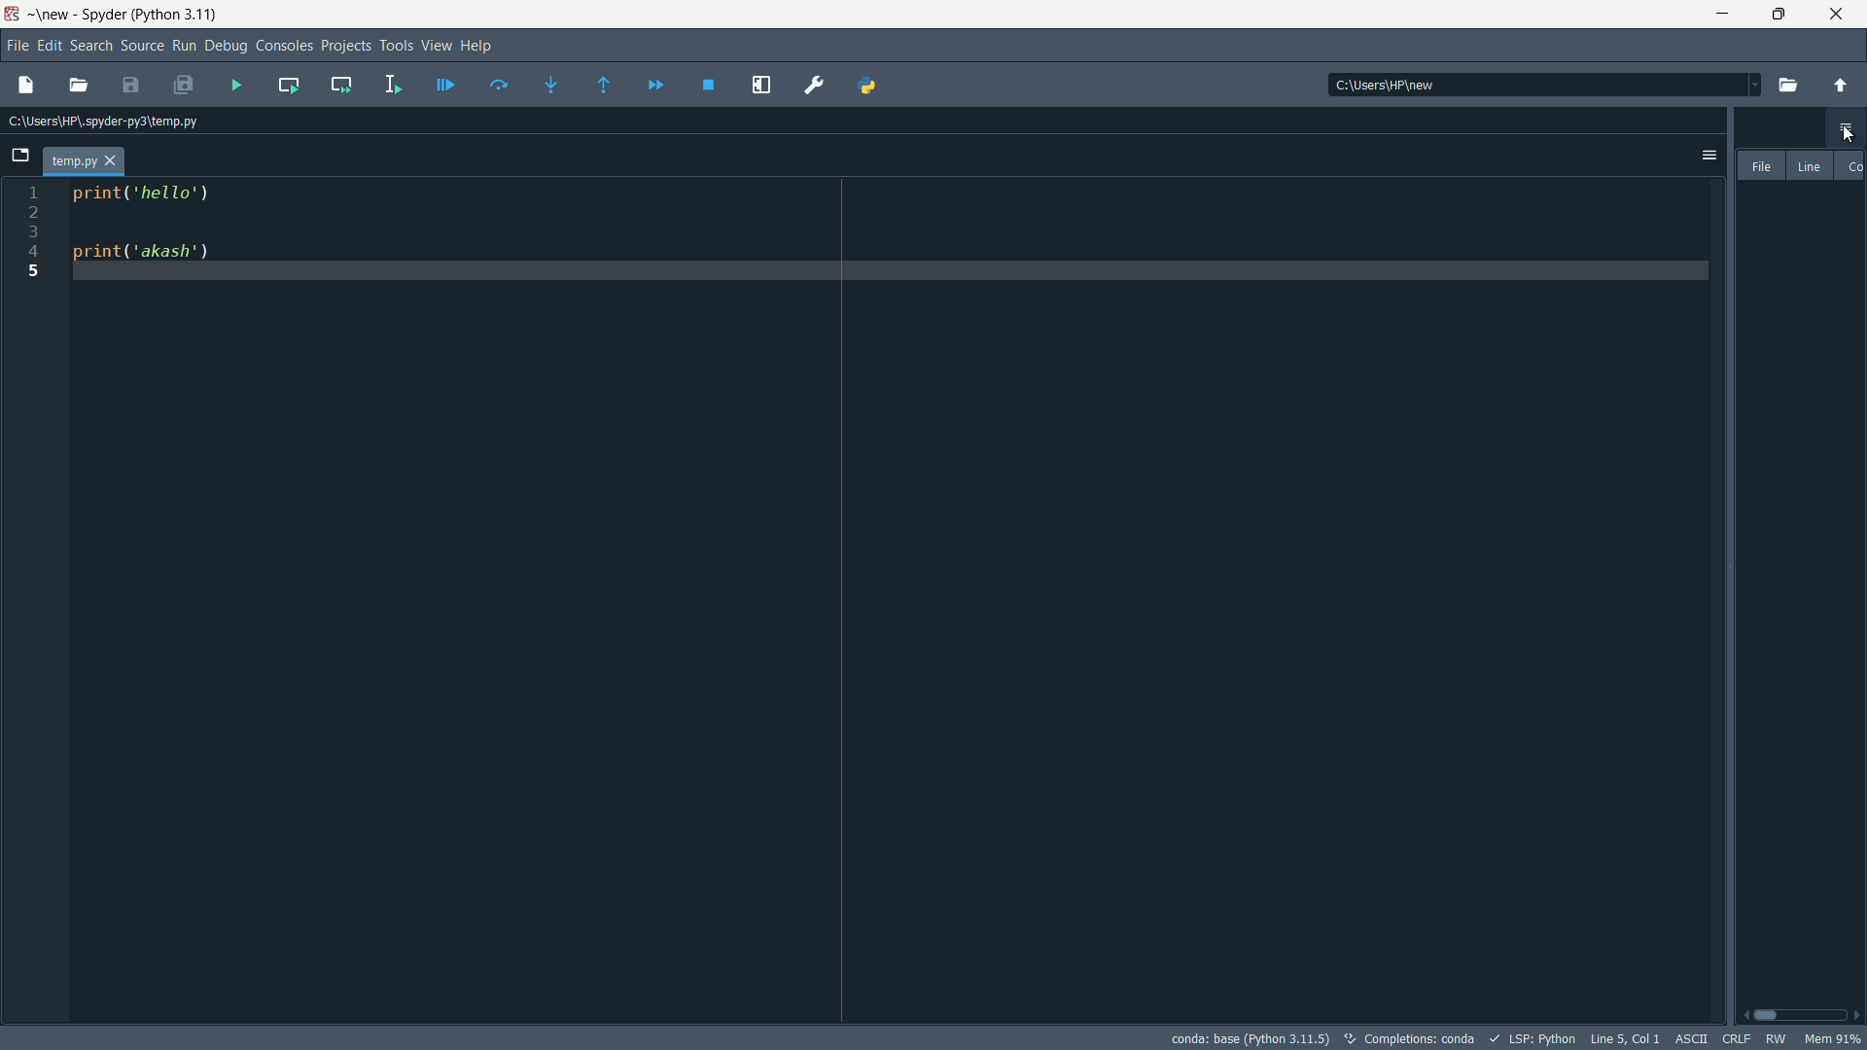  Describe the element at coordinates (175, 15) in the screenshot. I see `python 3.11` at that location.